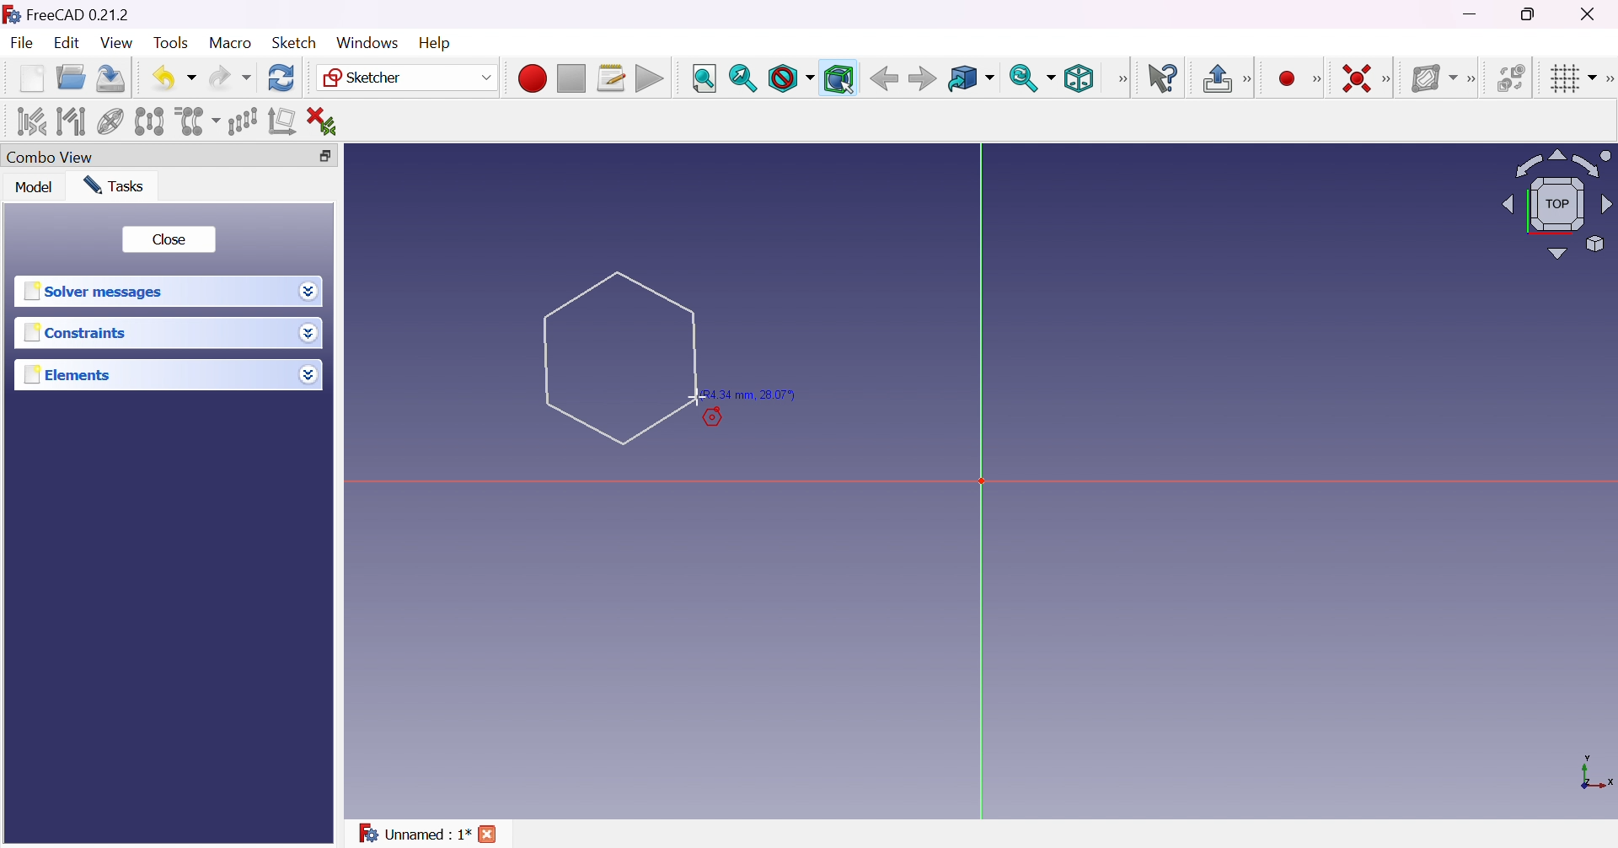 The image size is (1618, 848). Describe the element at coordinates (243, 121) in the screenshot. I see `Rectangular array` at that location.